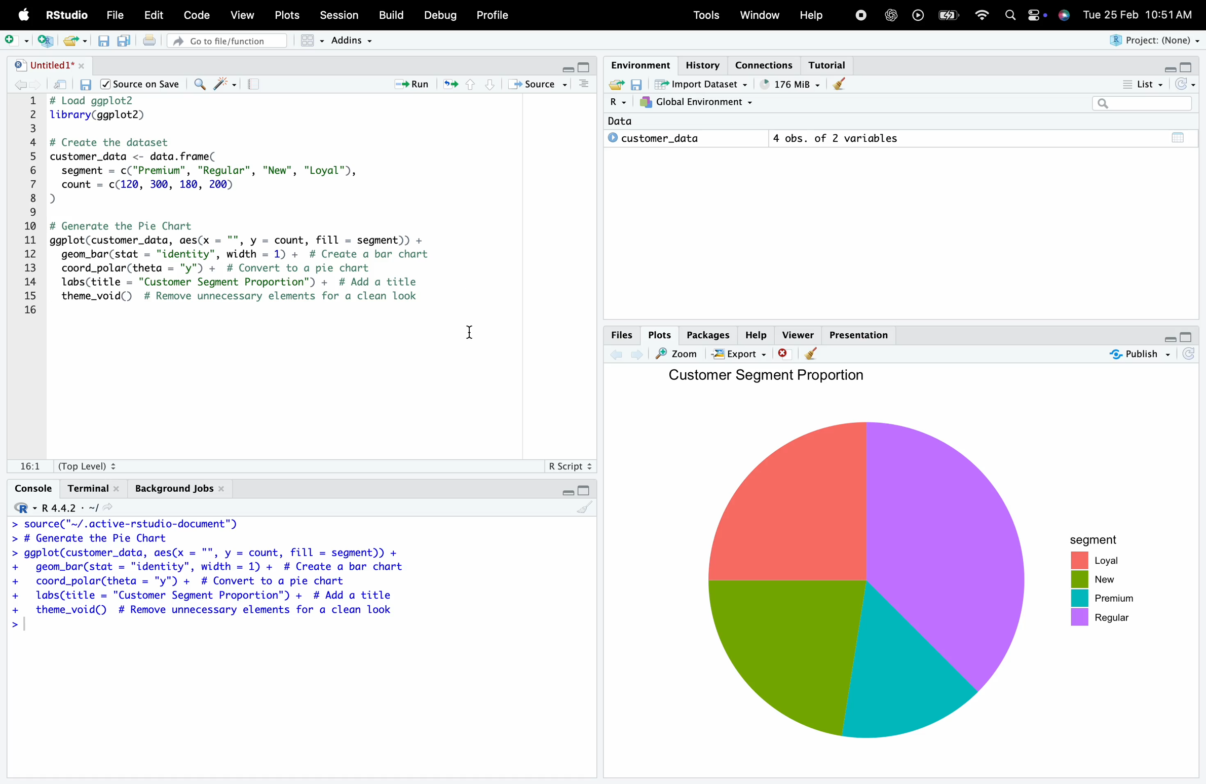 The height and width of the screenshot is (784, 1206). Describe the element at coordinates (986, 16) in the screenshot. I see `wifi` at that location.